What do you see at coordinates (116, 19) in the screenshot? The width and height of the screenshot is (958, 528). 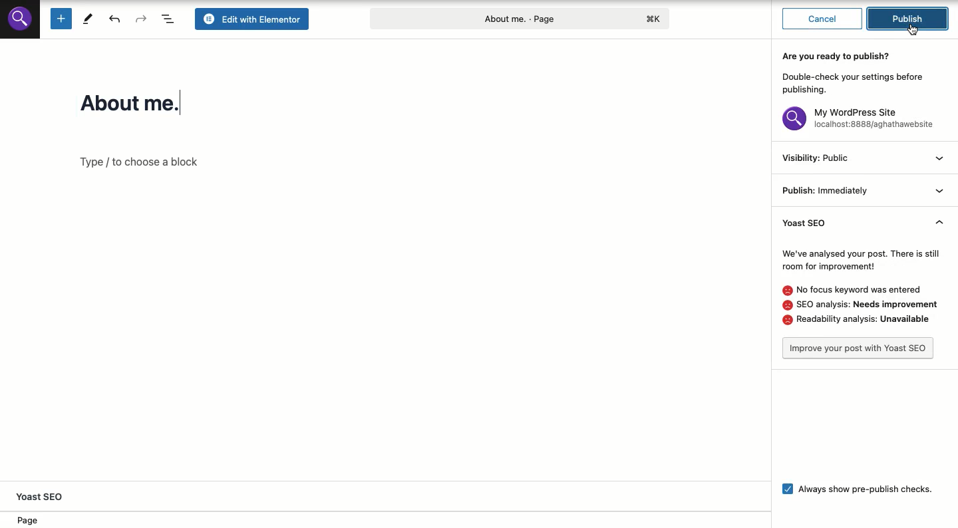 I see `Undo` at bounding box center [116, 19].